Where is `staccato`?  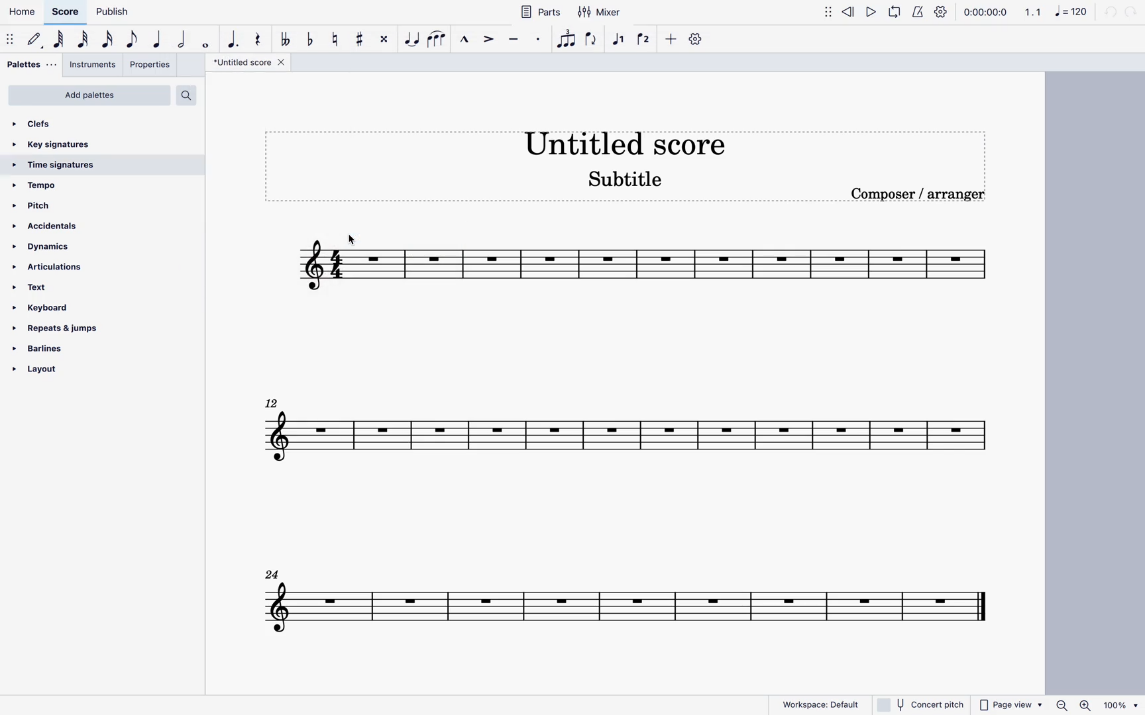
staccato is located at coordinates (535, 42).